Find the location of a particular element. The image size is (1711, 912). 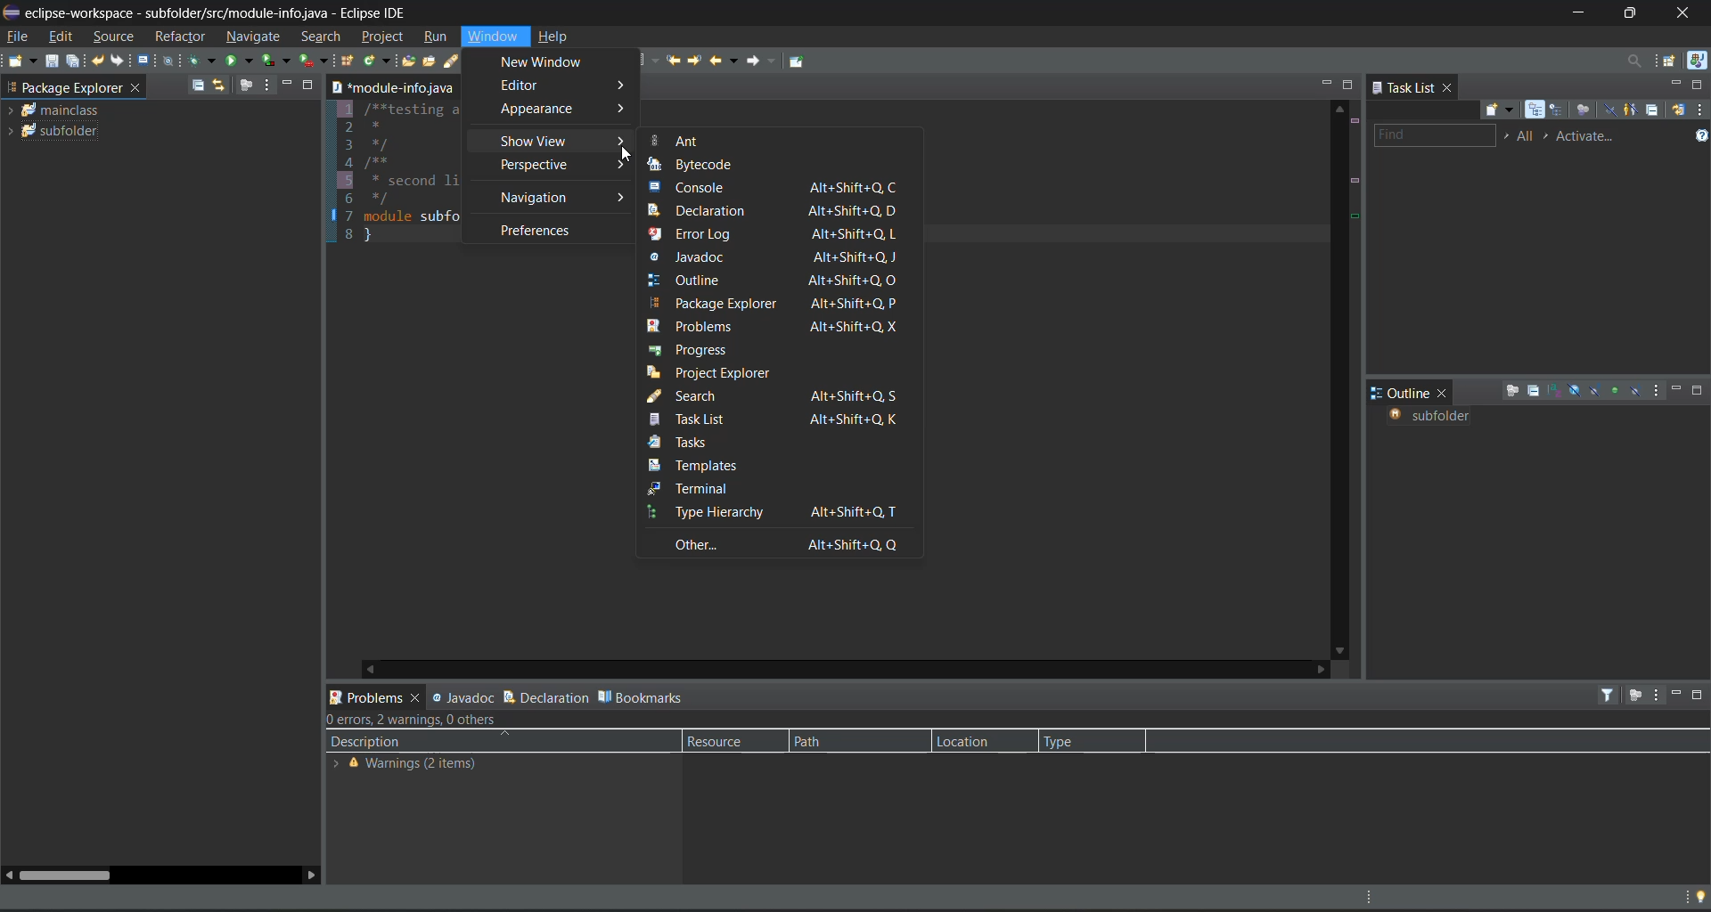

new task is located at coordinates (1505, 110).